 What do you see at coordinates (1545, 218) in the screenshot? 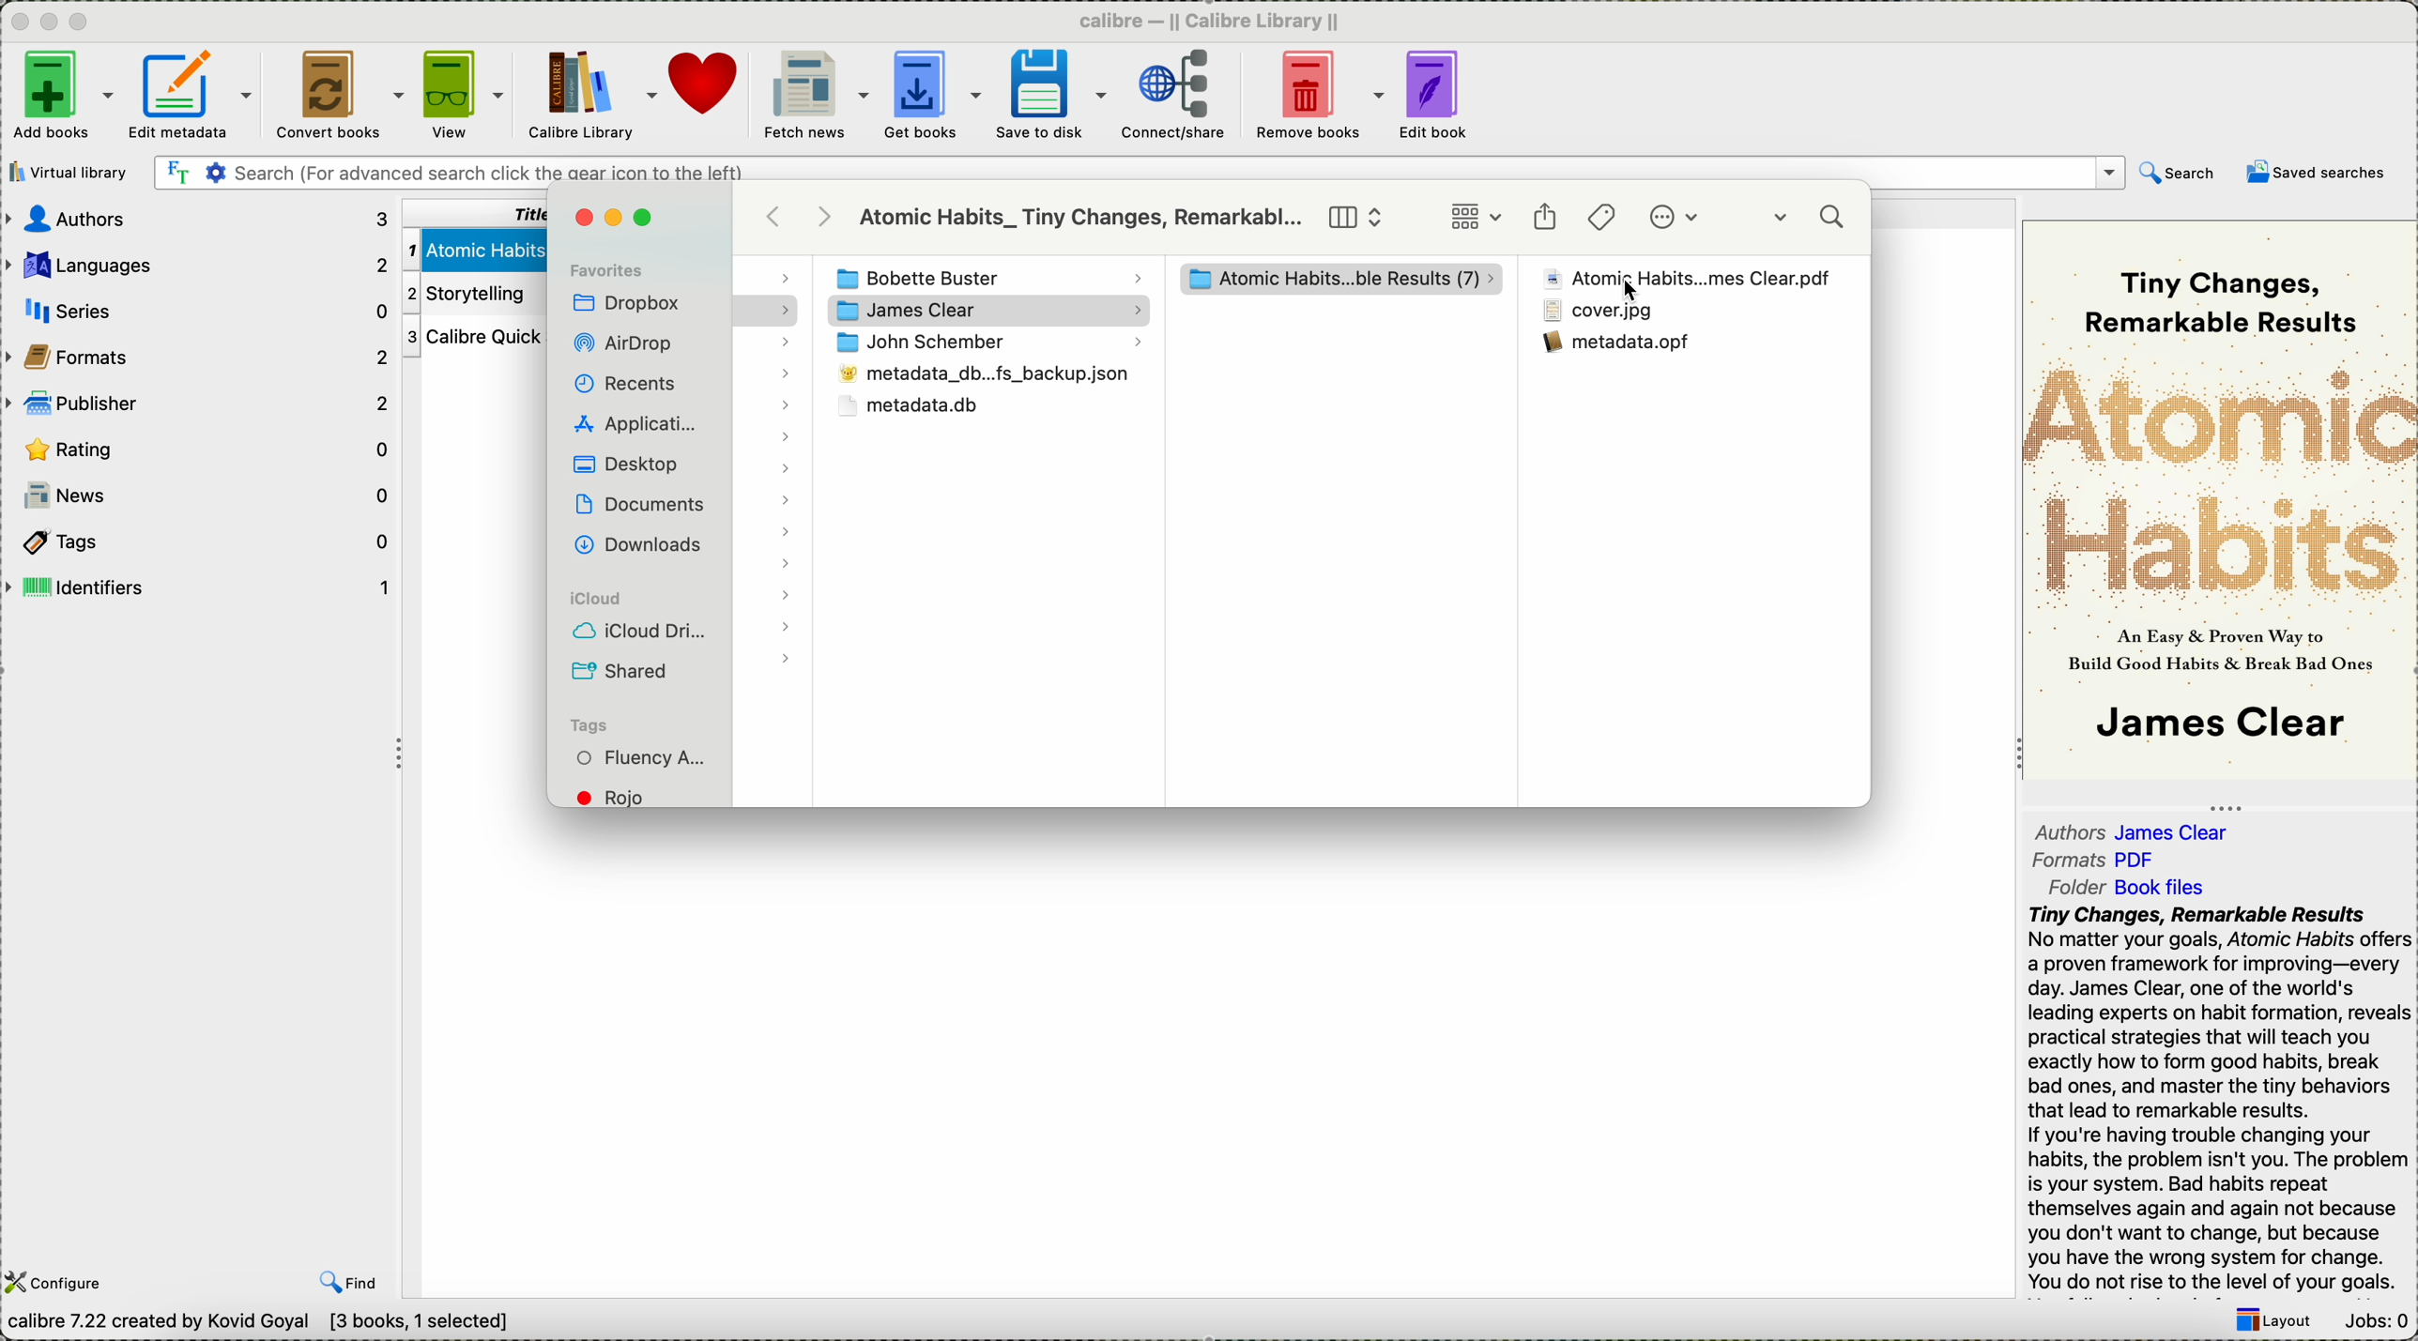
I see `share` at bounding box center [1545, 218].